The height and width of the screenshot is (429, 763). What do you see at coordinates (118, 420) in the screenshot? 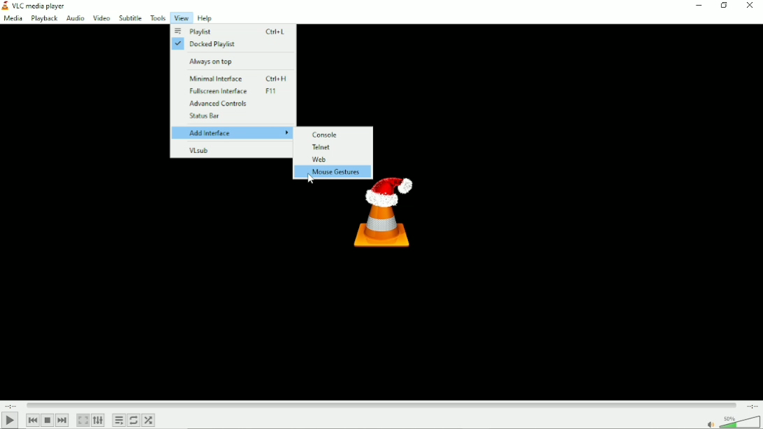
I see `Toggle playlist` at bounding box center [118, 420].